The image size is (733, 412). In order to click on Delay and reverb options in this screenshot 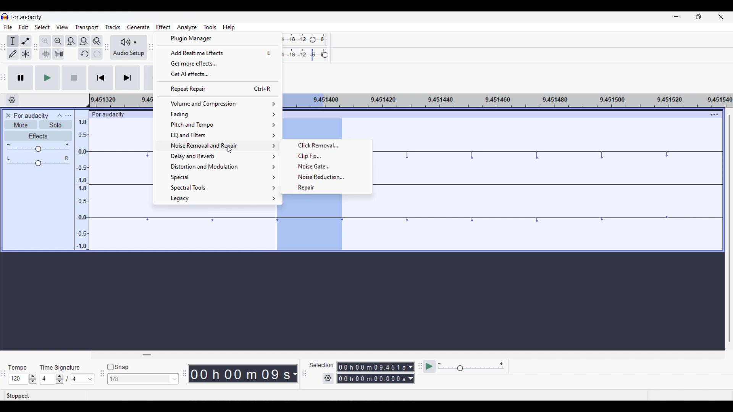, I will do `click(218, 156)`.